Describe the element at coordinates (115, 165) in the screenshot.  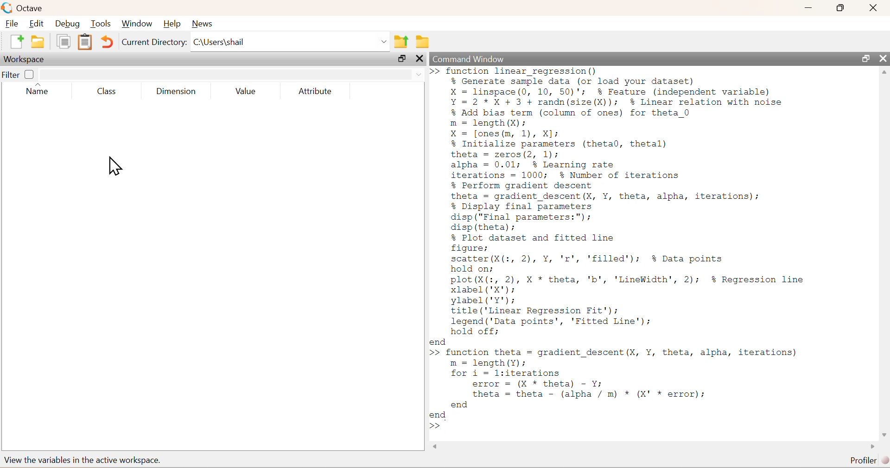
I see `cursor` at that location.